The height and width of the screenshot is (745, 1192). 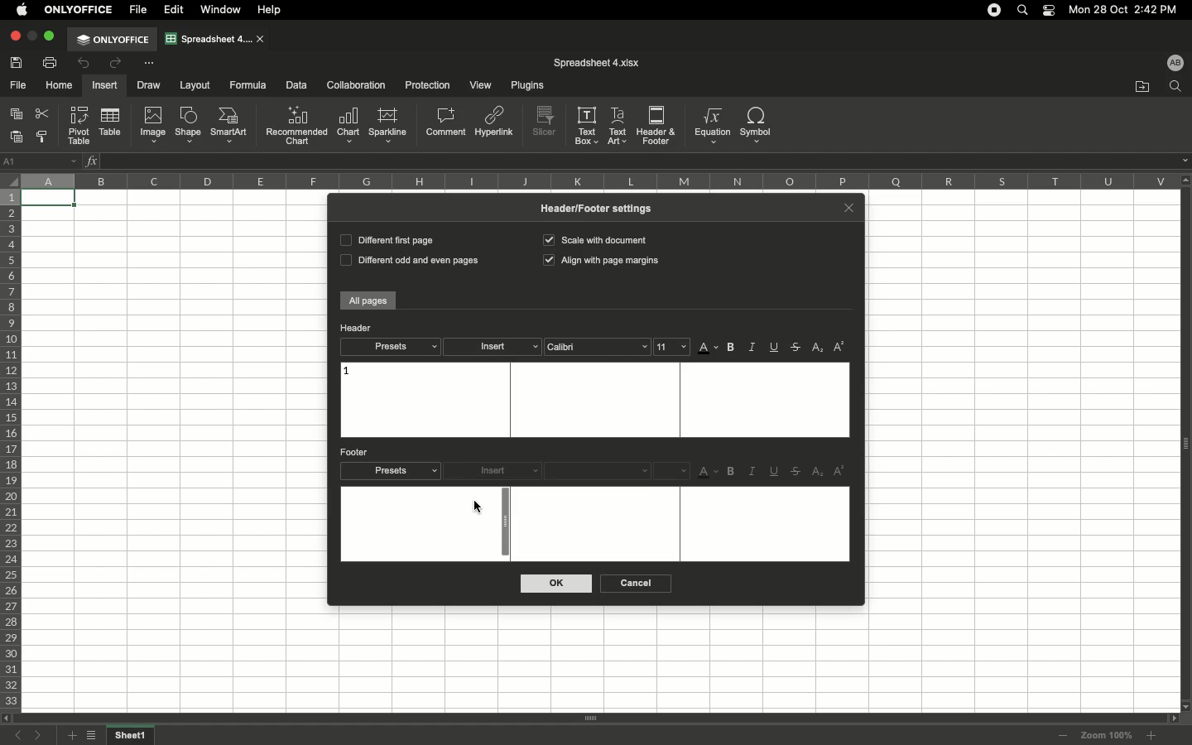 I want to click on Strikethrough, so click(x=798, y=347).